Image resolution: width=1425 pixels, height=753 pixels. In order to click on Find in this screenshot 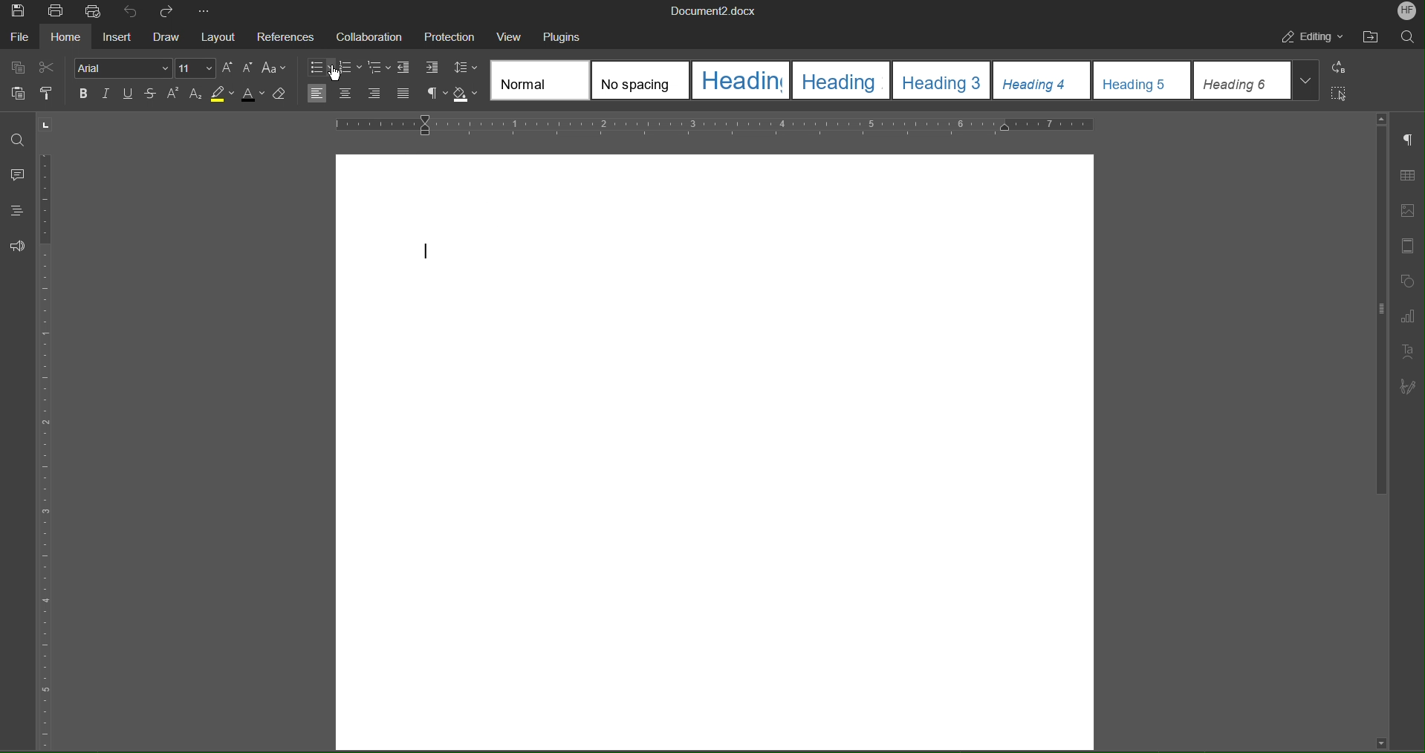, I will do `click(19, 139)`.